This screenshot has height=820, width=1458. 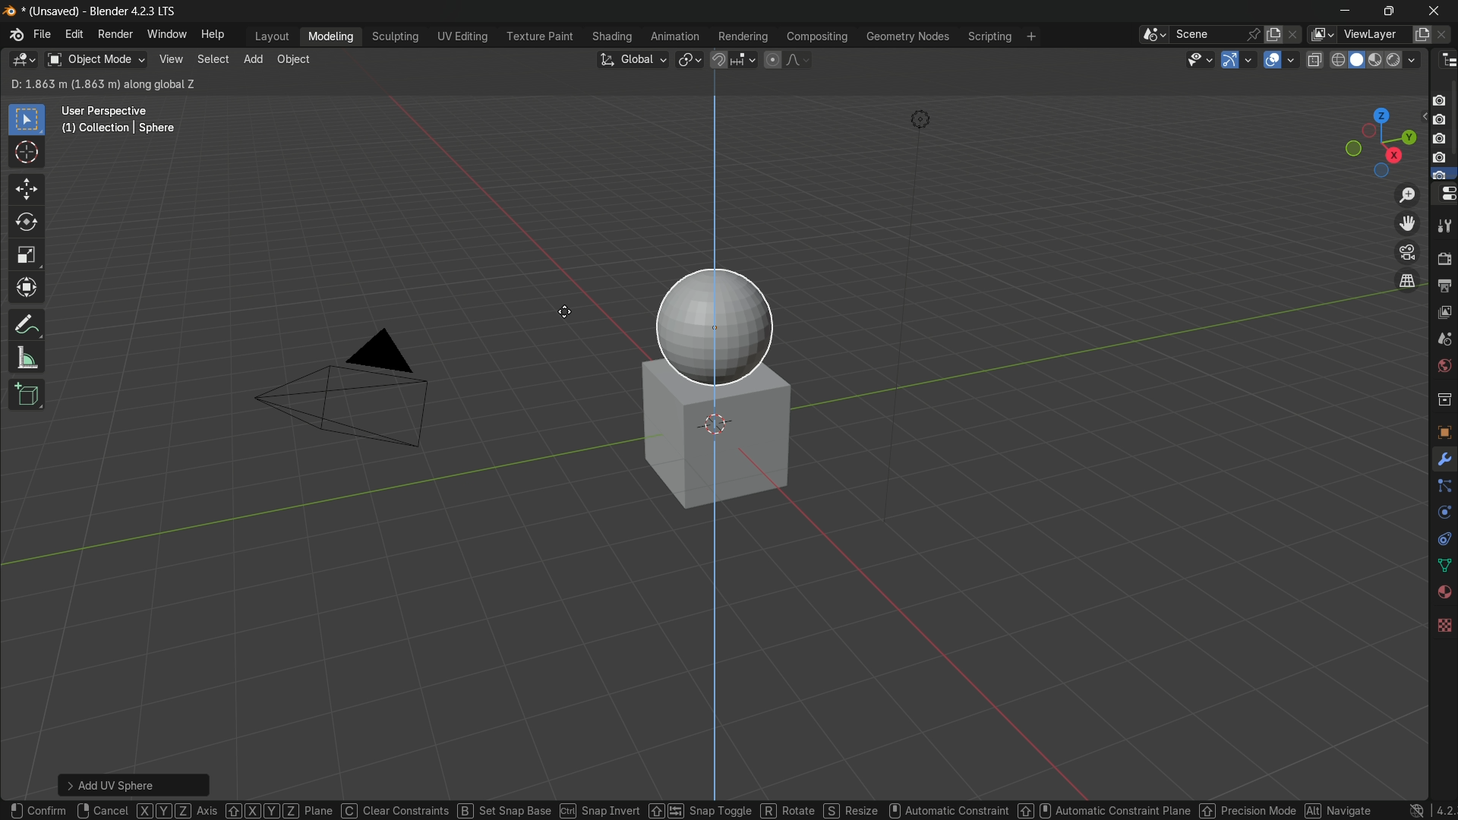 What do you see at coordinates (101, 811) in the screenshot?
I see `Cancel` at bounding box center [101, 811].